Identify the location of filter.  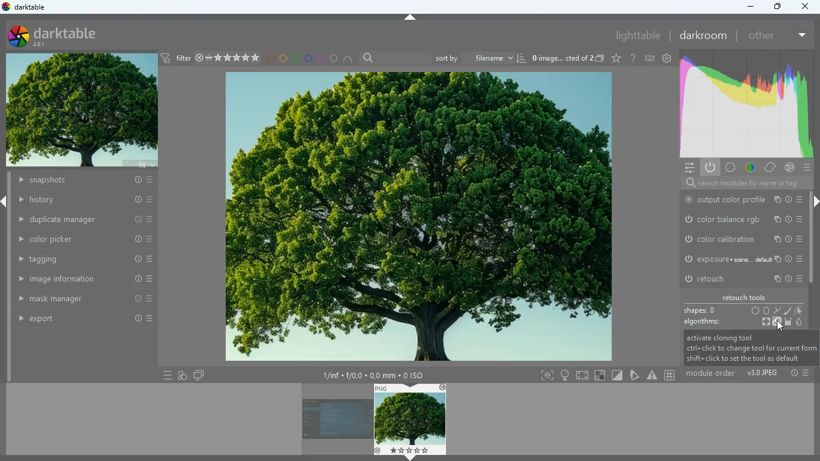
(211, 59).